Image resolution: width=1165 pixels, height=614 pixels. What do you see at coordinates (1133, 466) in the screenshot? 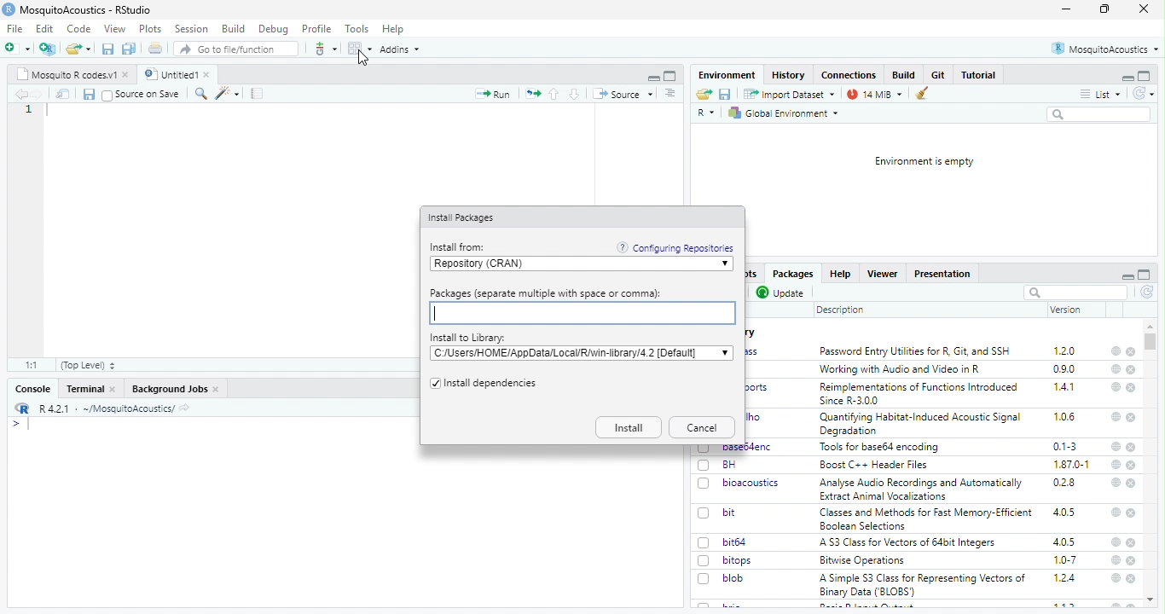
I see `close` at bounding box center [1133, 466].